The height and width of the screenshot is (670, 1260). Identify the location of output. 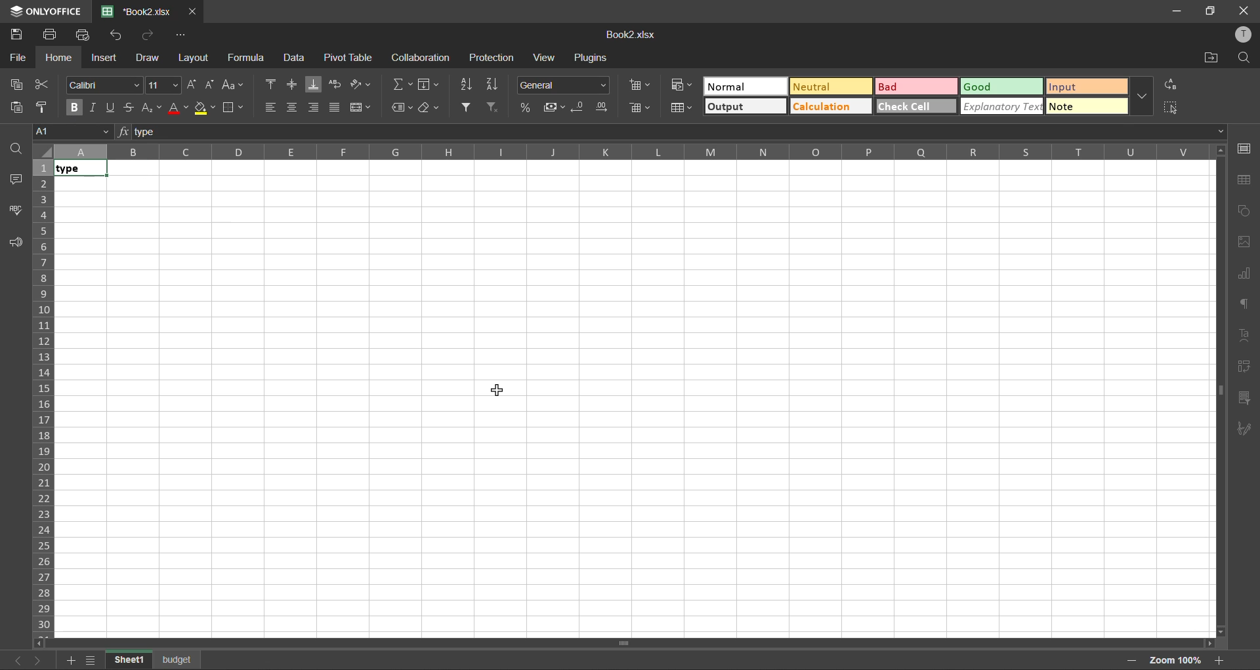
(744, 106).